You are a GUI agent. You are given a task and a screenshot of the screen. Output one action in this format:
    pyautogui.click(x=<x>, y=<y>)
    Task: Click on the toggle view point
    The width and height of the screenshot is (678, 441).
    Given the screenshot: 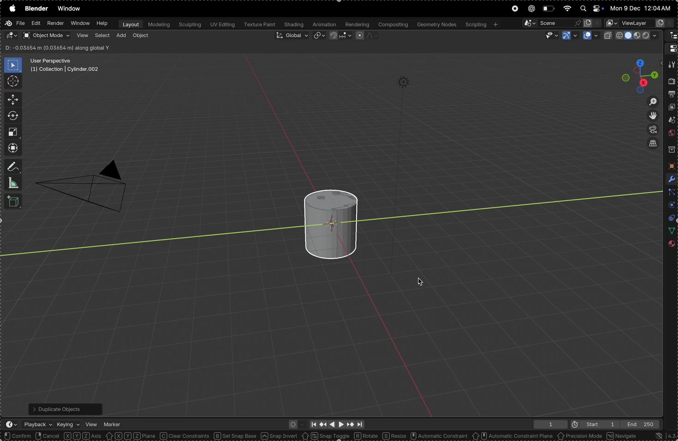 What is the action you would take?
    pyautogui.click(x=652, y=116)
    